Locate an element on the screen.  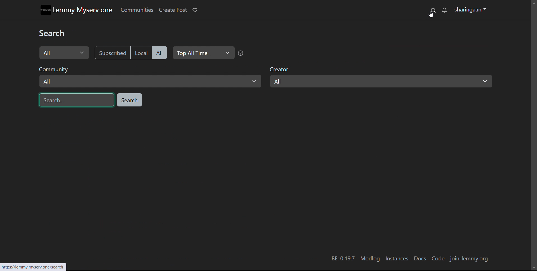
join-lemmy.org is located at coordinates (470, 258).